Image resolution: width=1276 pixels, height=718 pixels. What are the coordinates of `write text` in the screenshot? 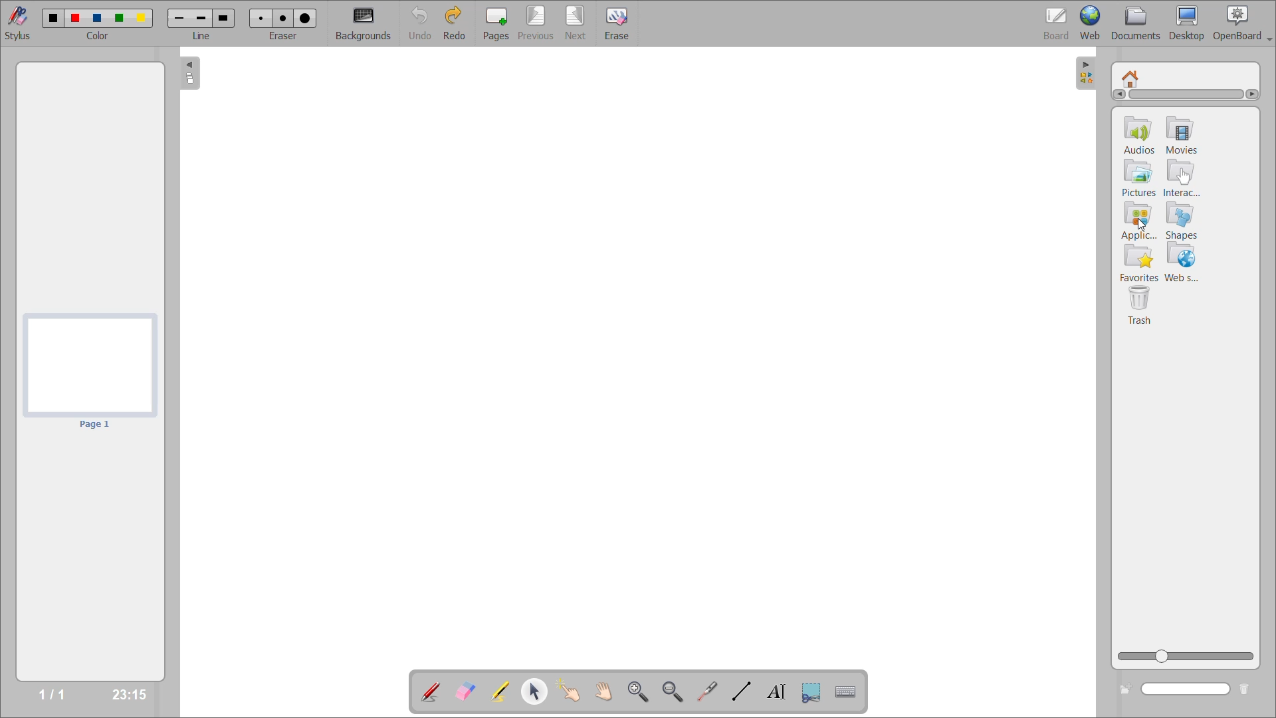 It's located at (776, 691).